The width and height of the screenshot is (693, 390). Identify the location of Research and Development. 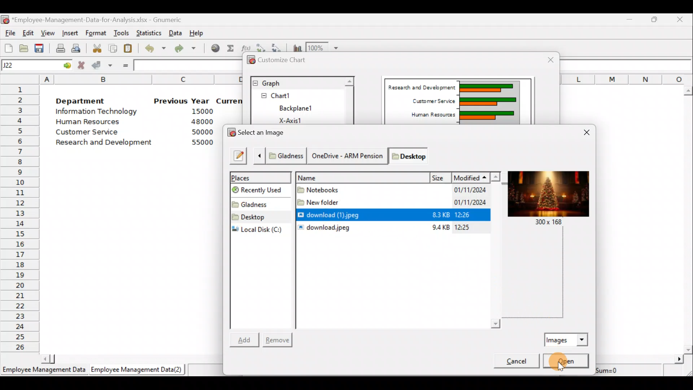
(420, 86).